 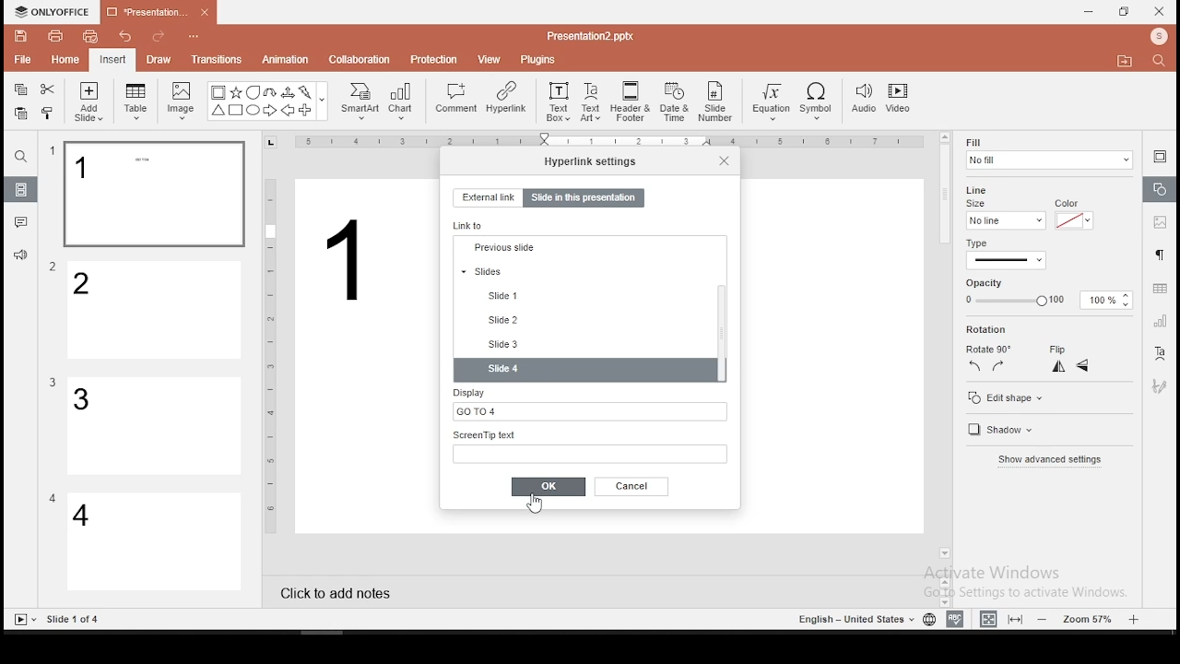 I want to click on line type, so click(x=1005, y=255).